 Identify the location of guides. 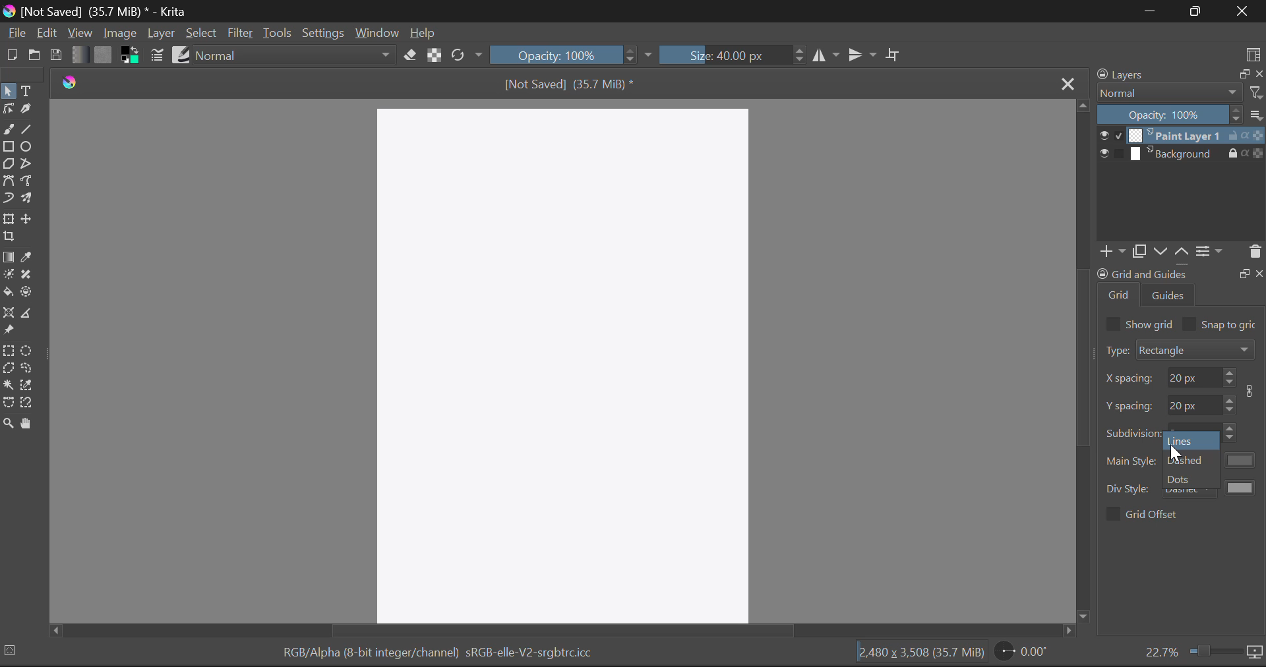
(1169, 295).